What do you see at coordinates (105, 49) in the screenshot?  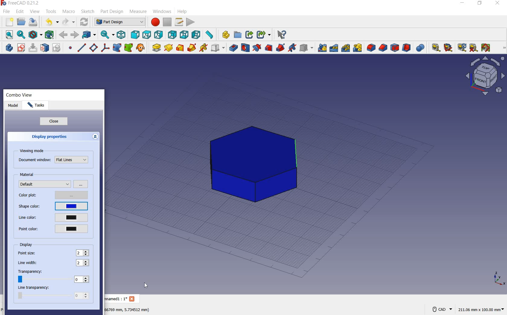 I see `create a local coordinate system` at bounding box center [105, 49].